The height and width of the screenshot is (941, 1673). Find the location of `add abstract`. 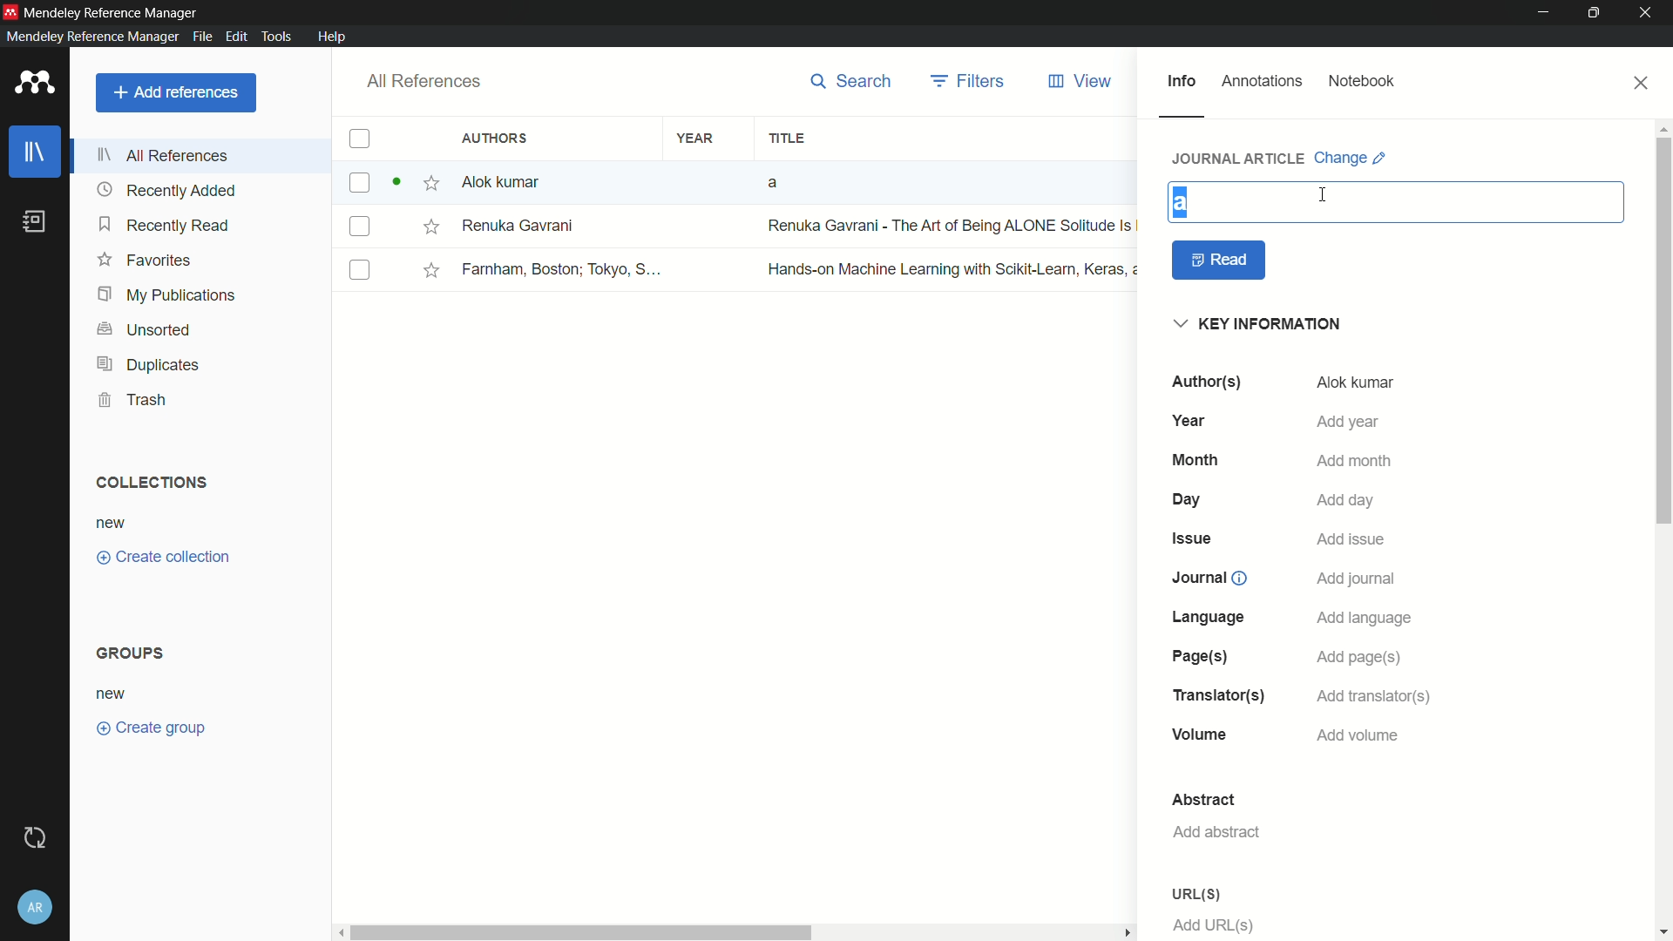

add abstract is located at coordinates (1216, 832).